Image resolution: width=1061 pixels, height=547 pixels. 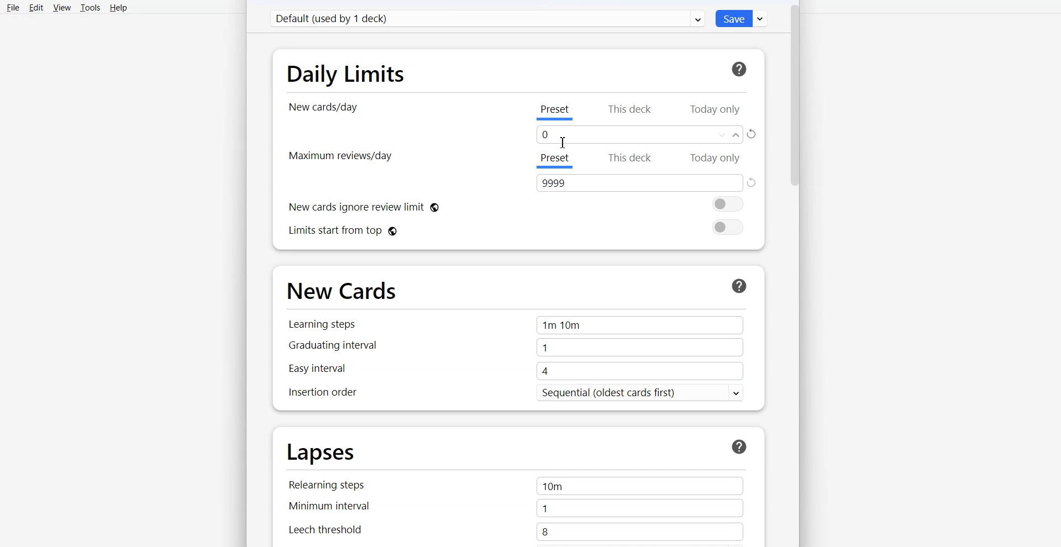 What do you see at coordinates (743, 19) in the screenshot?
I see `Save` at bounding box center [743, 19].